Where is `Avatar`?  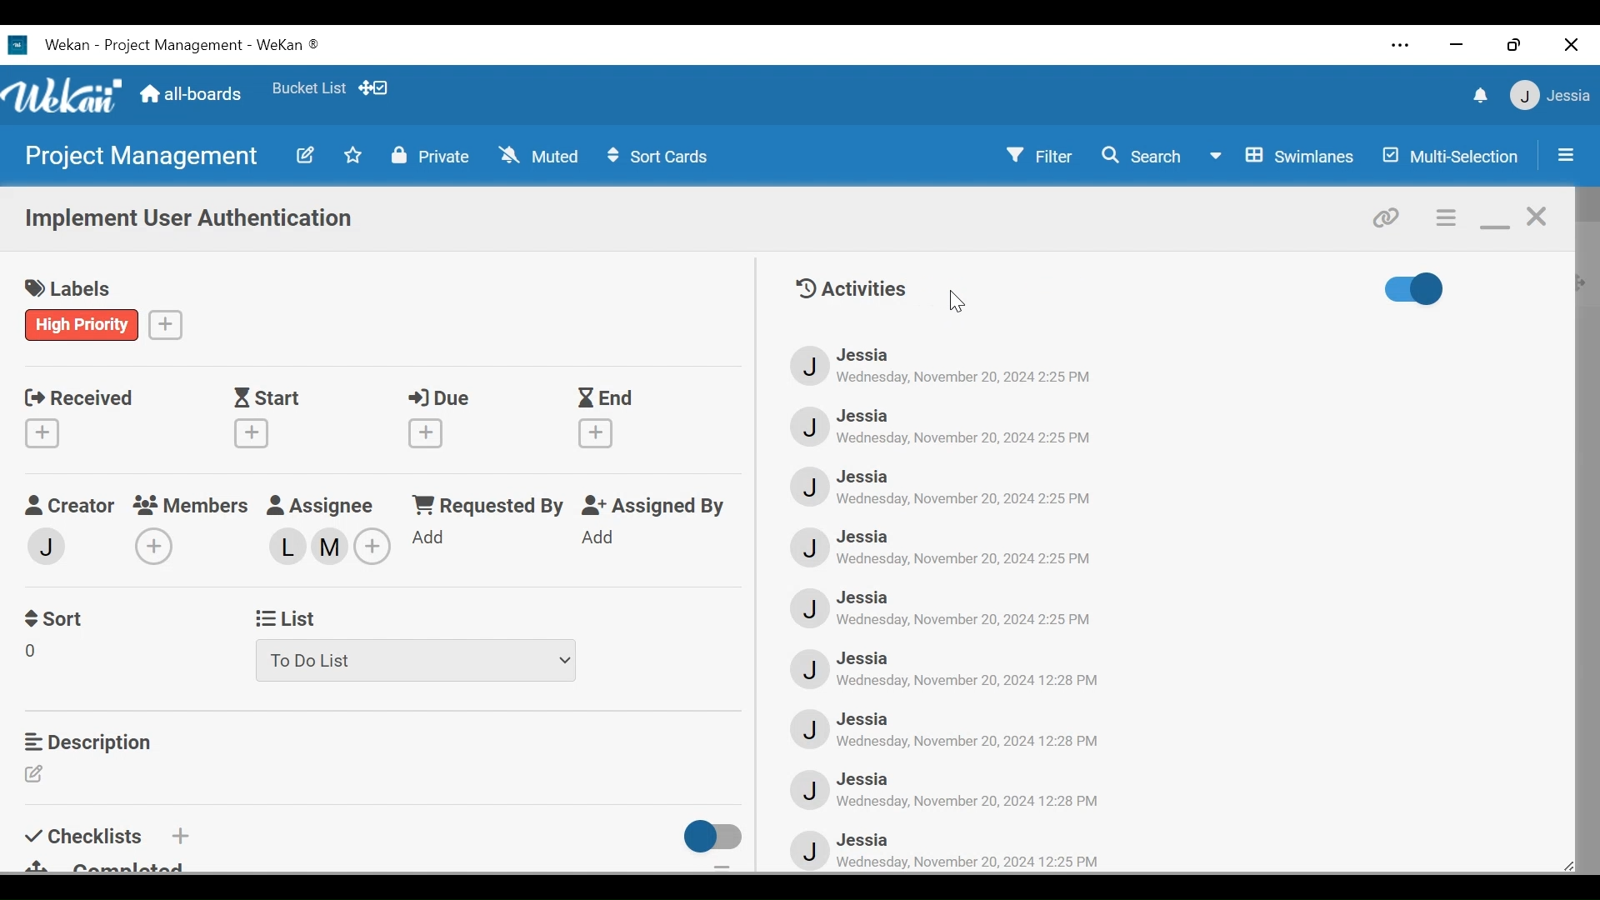 Avatar is located at coordinates (804, 366).